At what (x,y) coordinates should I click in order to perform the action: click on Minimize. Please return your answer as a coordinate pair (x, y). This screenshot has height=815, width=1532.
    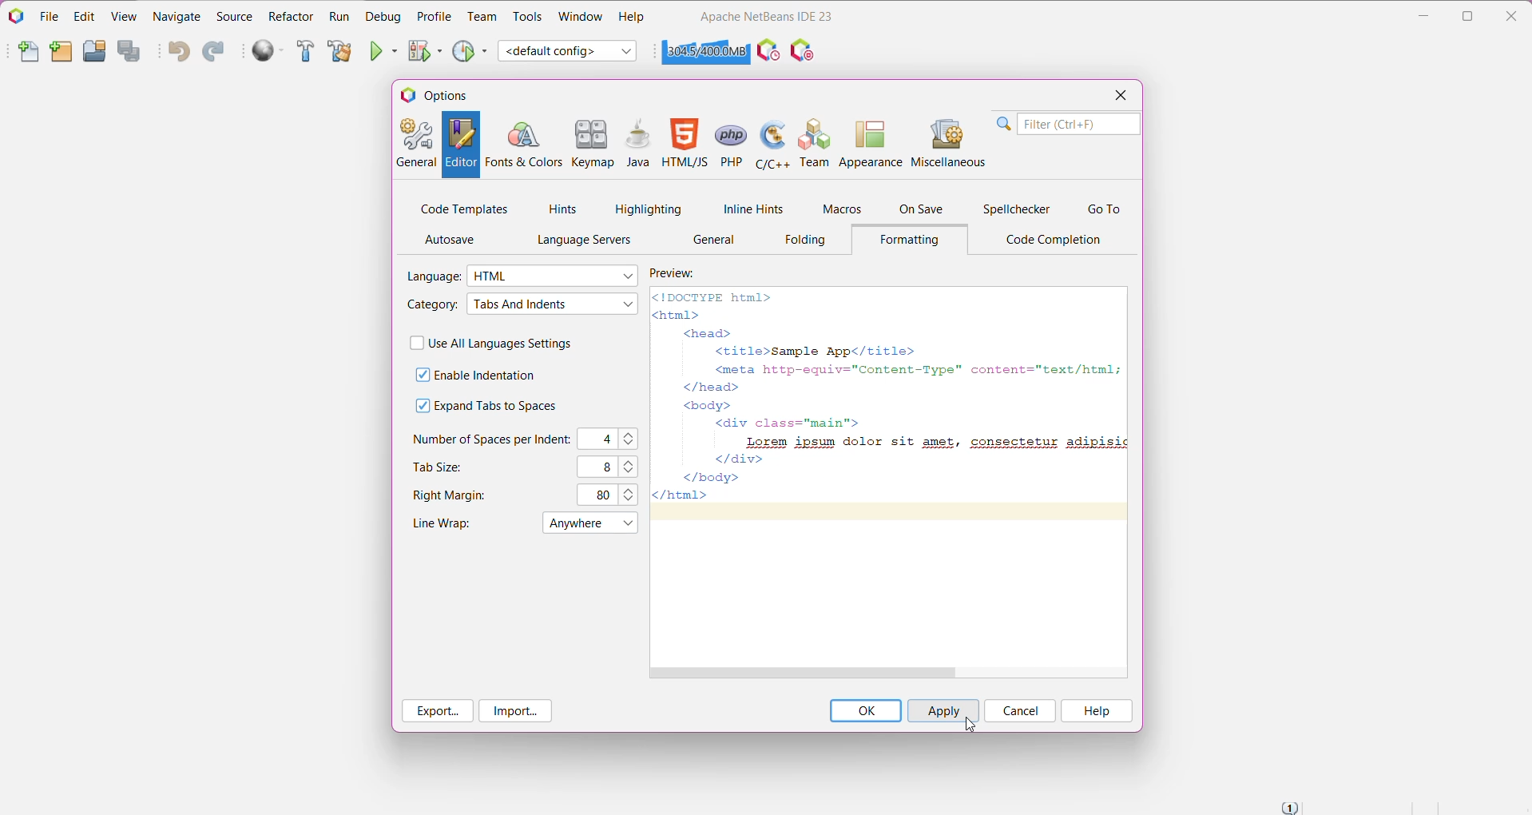
    Looking at the image, I should click on (1423, 16).